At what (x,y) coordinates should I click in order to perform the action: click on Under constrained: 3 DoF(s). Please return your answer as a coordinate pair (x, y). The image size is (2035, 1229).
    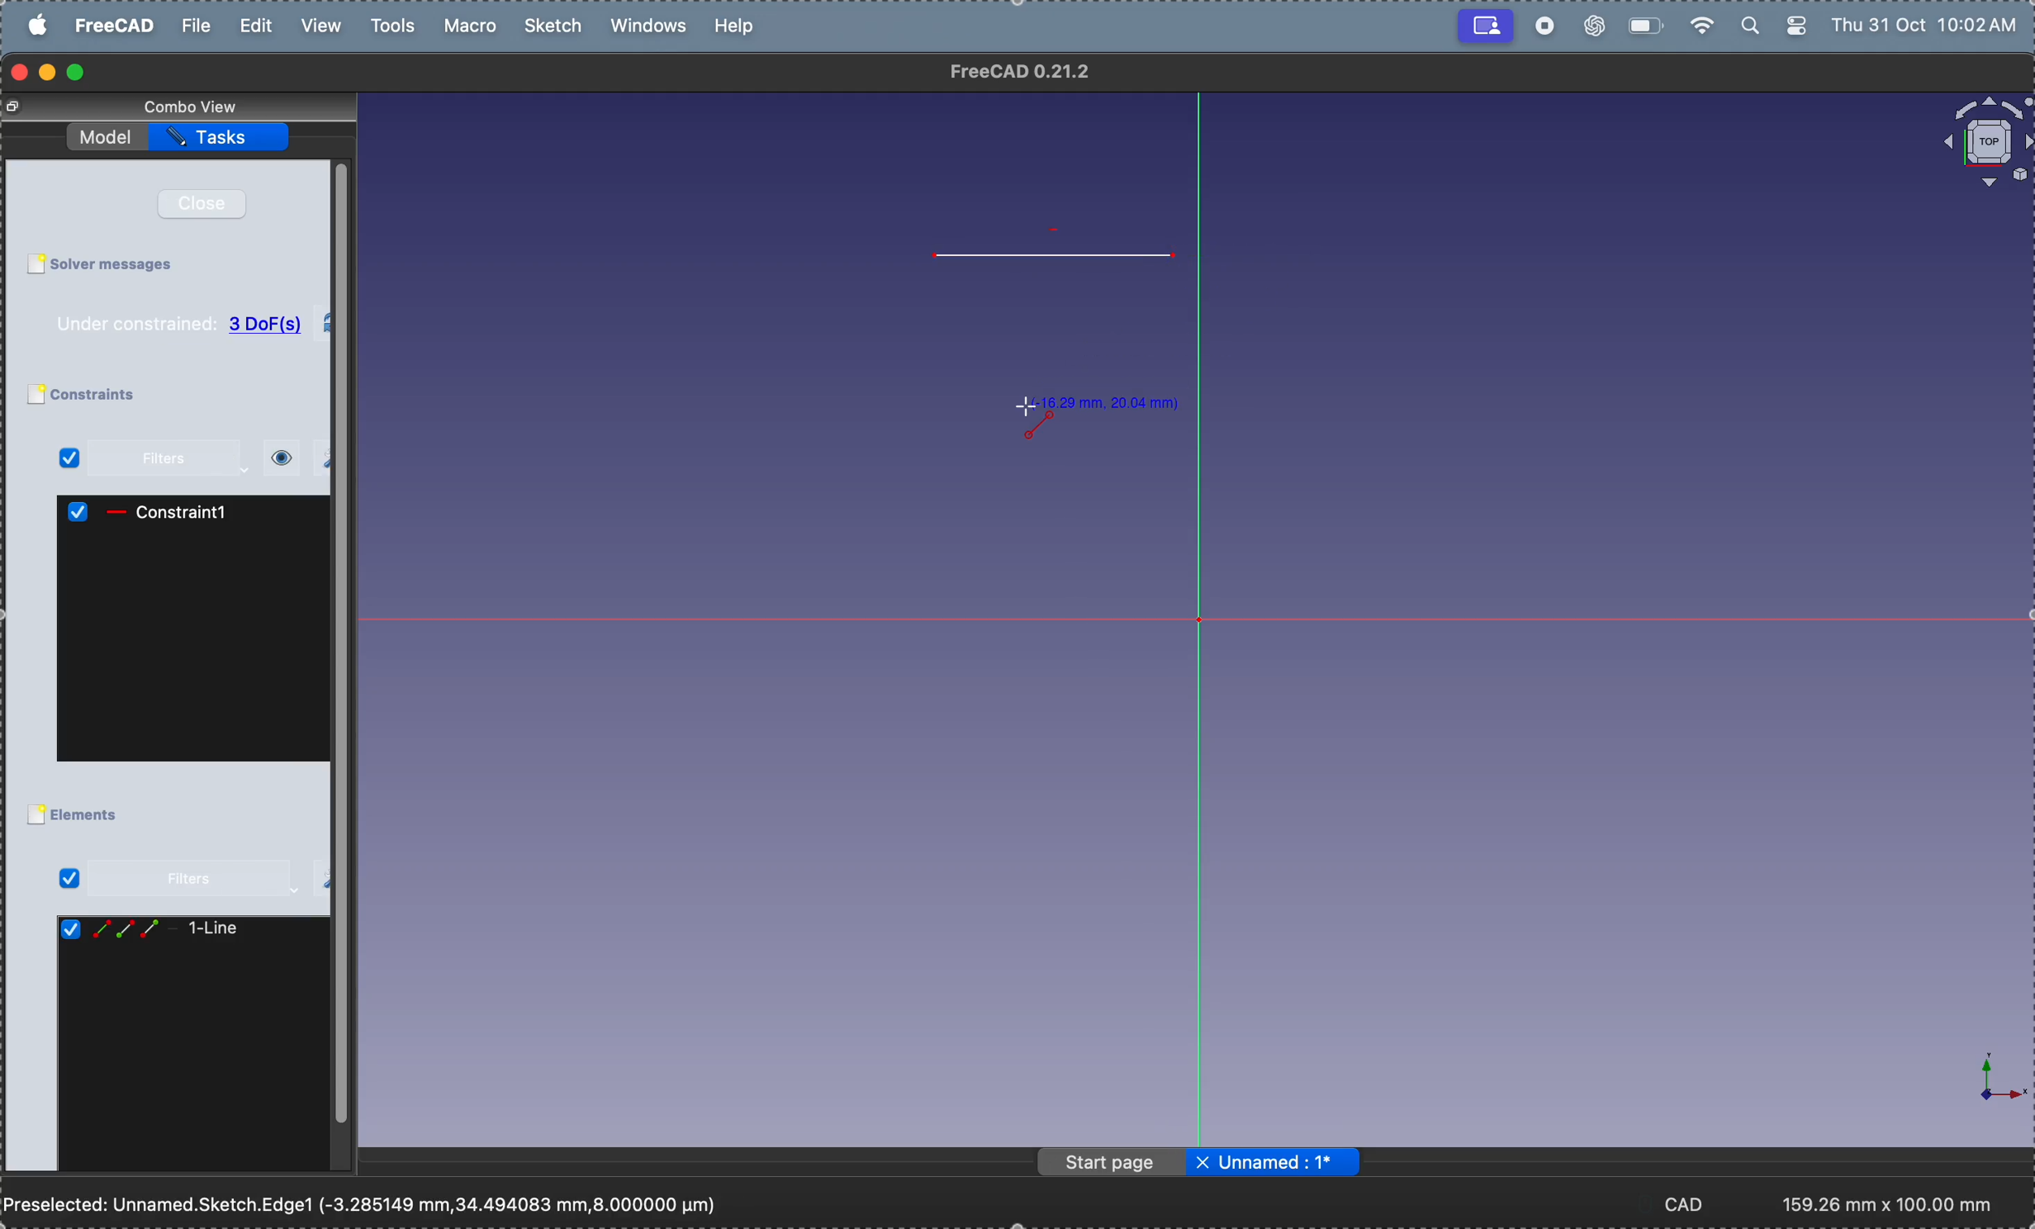
    Looking at the image, I should click on (181, 325).